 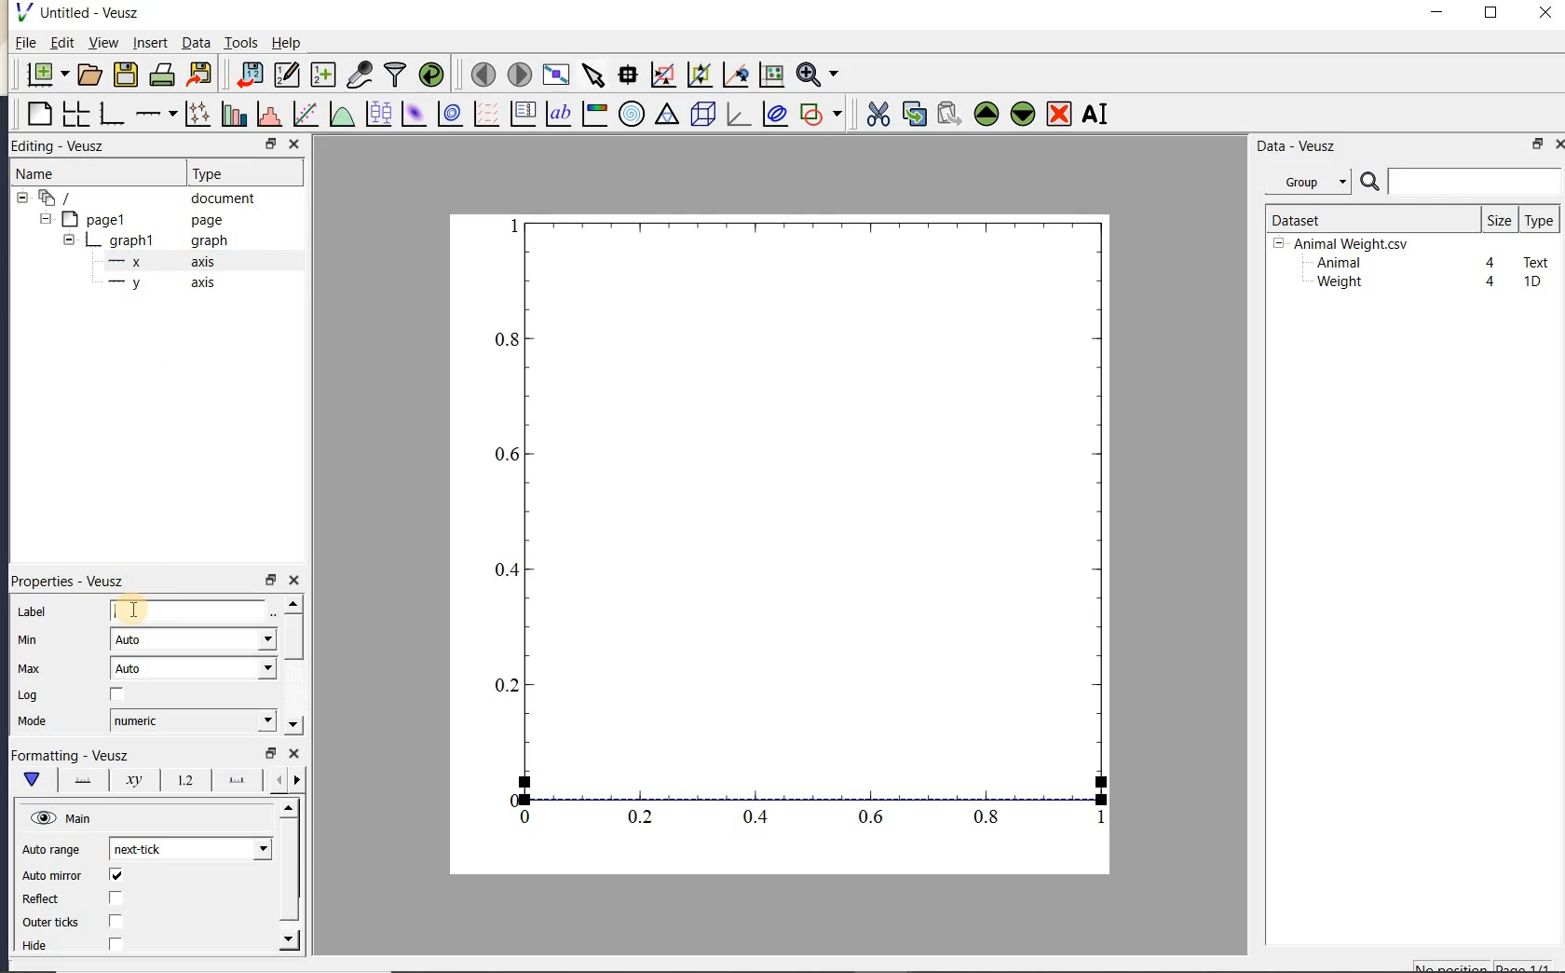 I want to click on Type, so click(x=240, y=171).